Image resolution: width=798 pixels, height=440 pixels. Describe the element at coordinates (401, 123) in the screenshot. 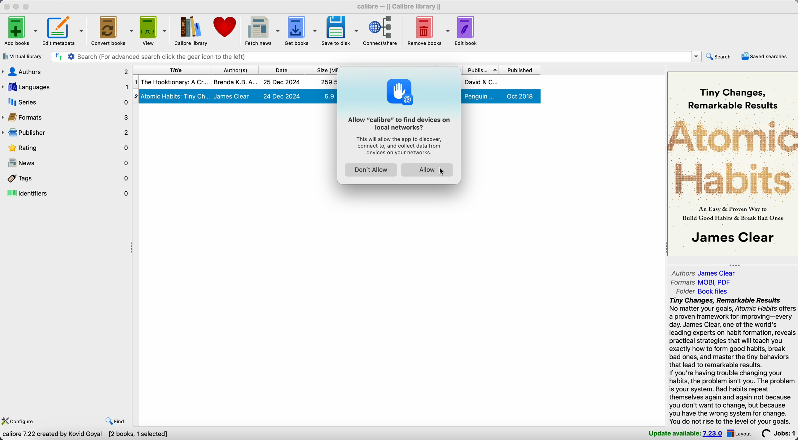

I see `Allow "calibre" to find devices on loacal network?` at that location.